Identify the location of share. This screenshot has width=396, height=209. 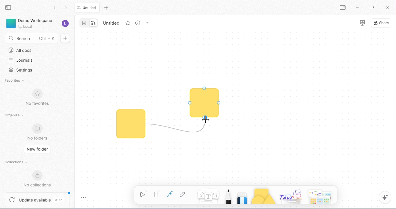
(382, 23).